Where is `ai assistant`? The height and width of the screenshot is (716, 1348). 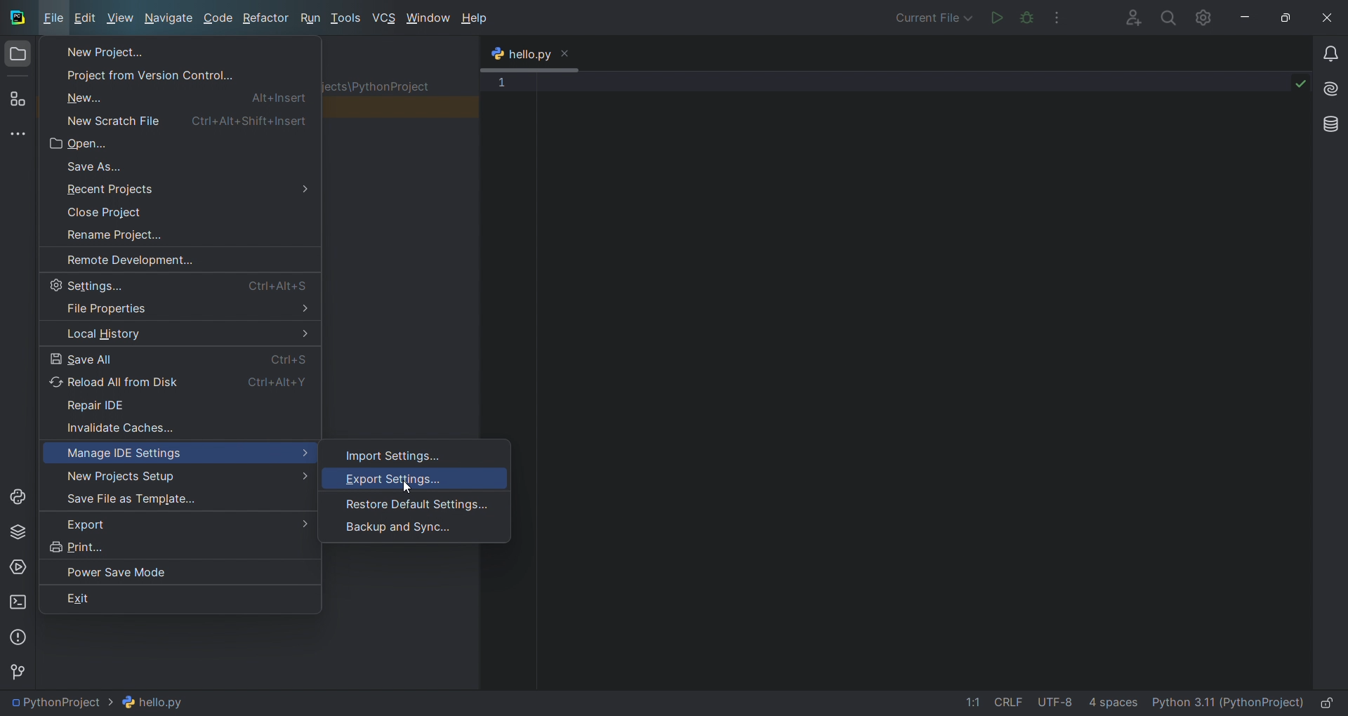 ai assistant is located at coordinates (1330, 89).